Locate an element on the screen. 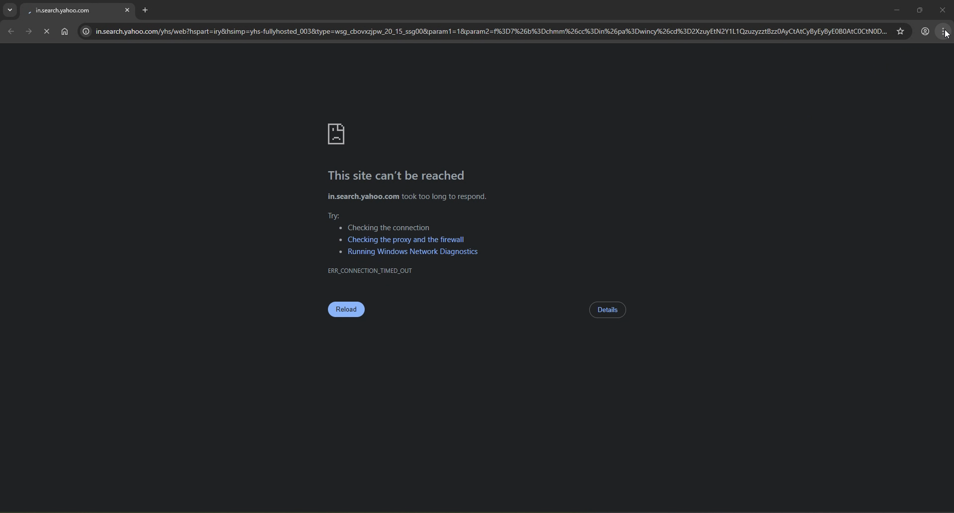  checking the connection is located at coordinates (386, 228).